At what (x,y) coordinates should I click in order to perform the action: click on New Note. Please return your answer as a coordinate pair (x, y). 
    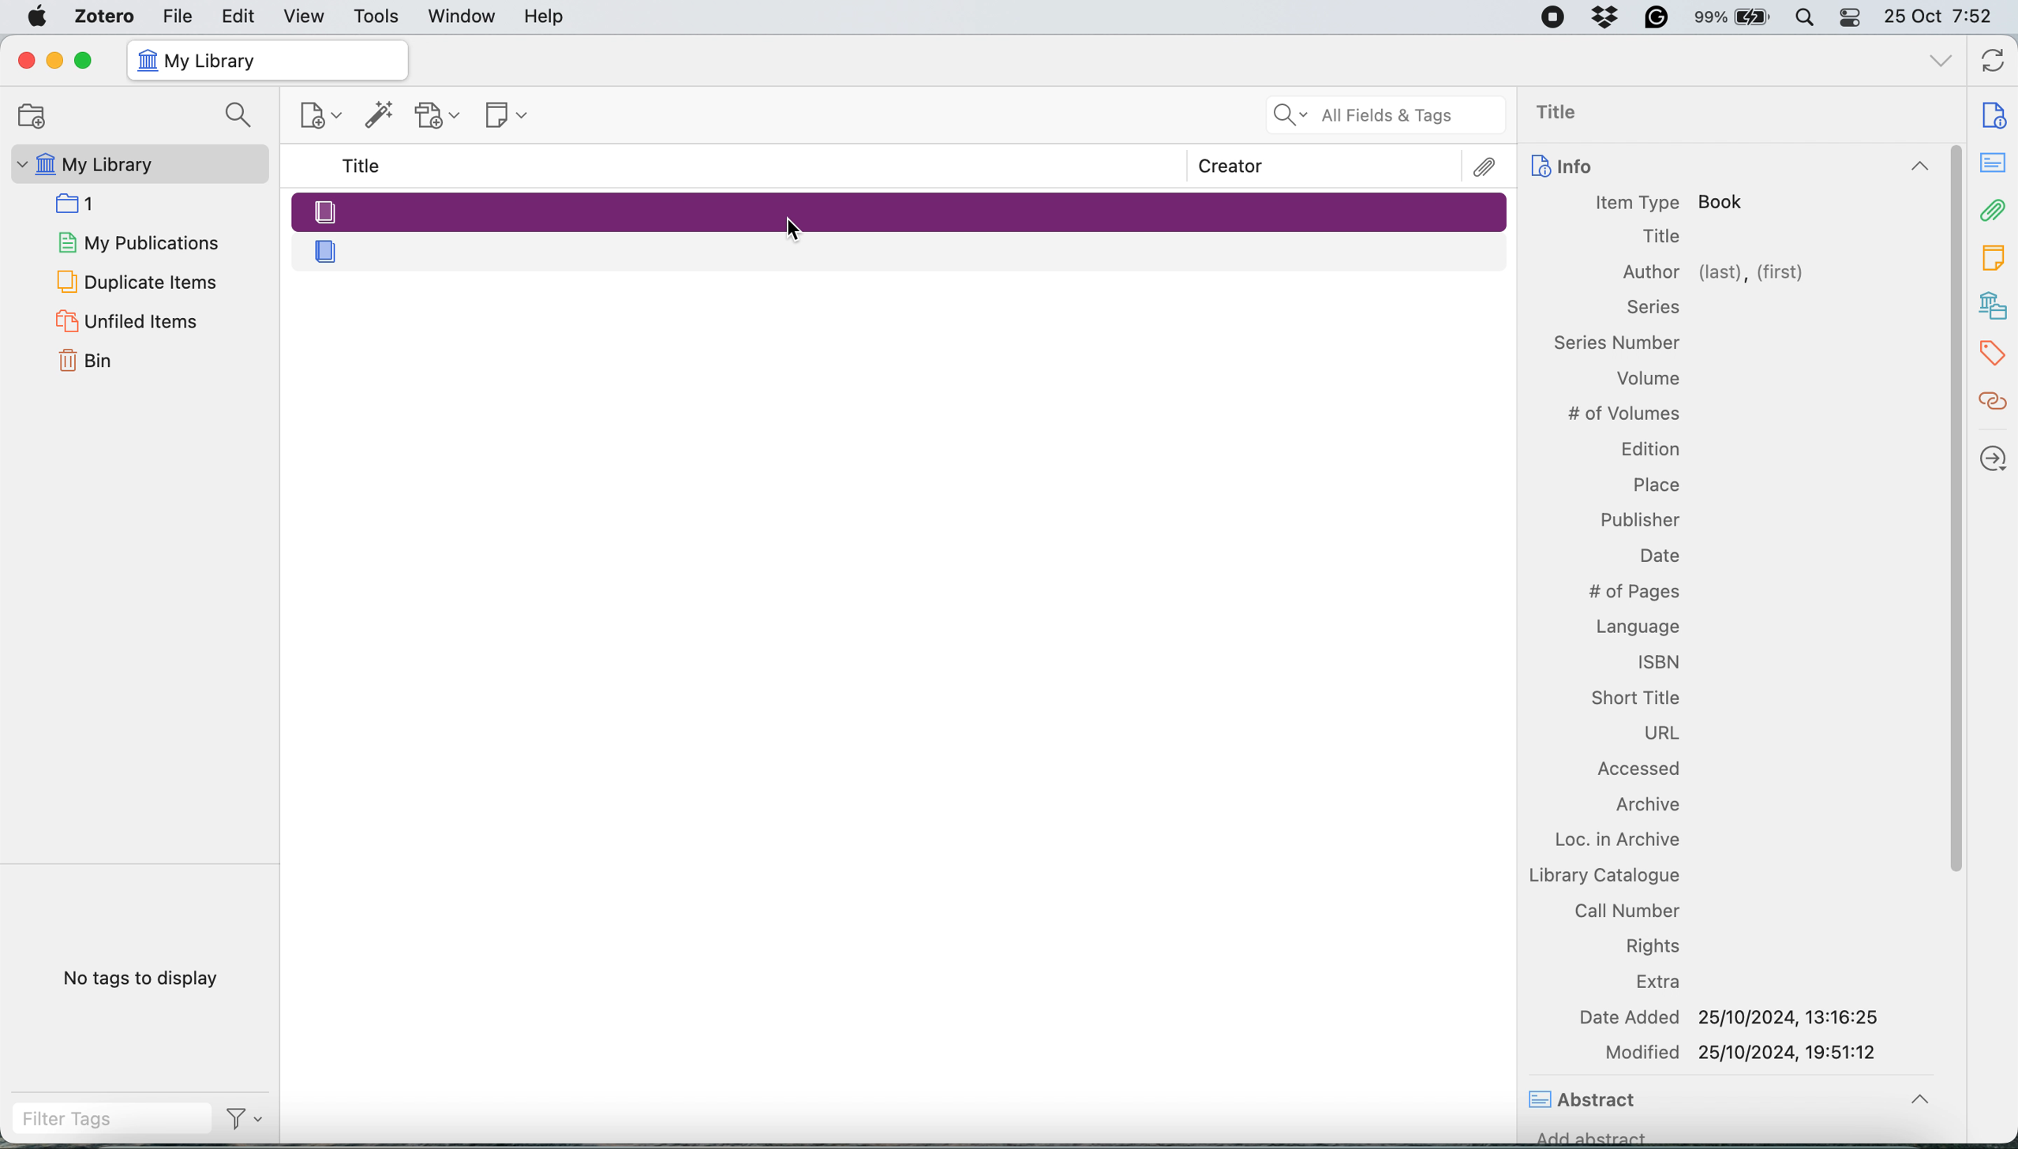
    Looking at the image, I should click on (508, 117).